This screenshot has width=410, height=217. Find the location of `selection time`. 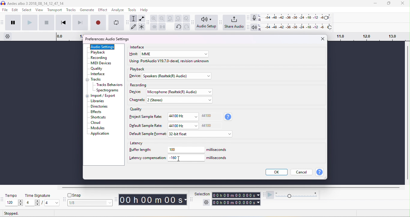

selection time is located at coordinates (234, 195).